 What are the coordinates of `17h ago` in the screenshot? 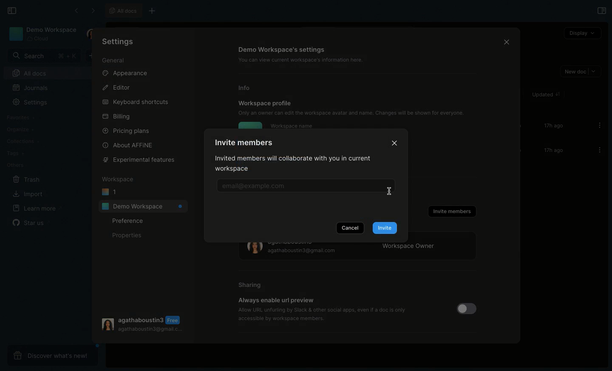 It's located at (552, 126).